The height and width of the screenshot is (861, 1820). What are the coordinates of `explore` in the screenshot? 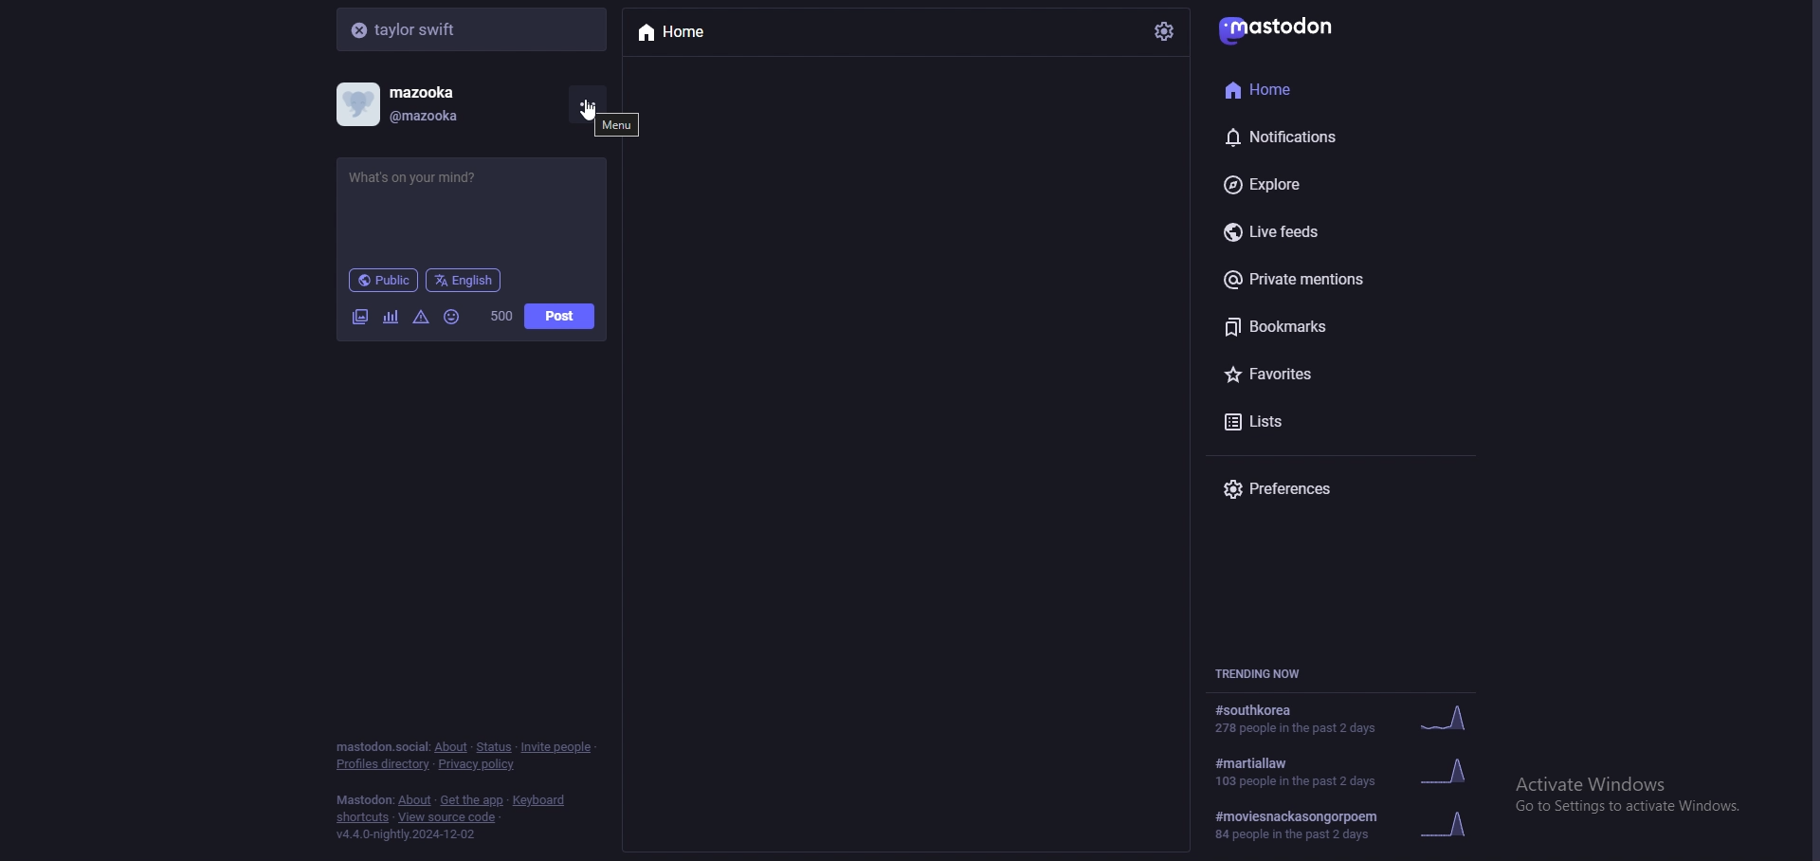 It's located at (1326, 185).